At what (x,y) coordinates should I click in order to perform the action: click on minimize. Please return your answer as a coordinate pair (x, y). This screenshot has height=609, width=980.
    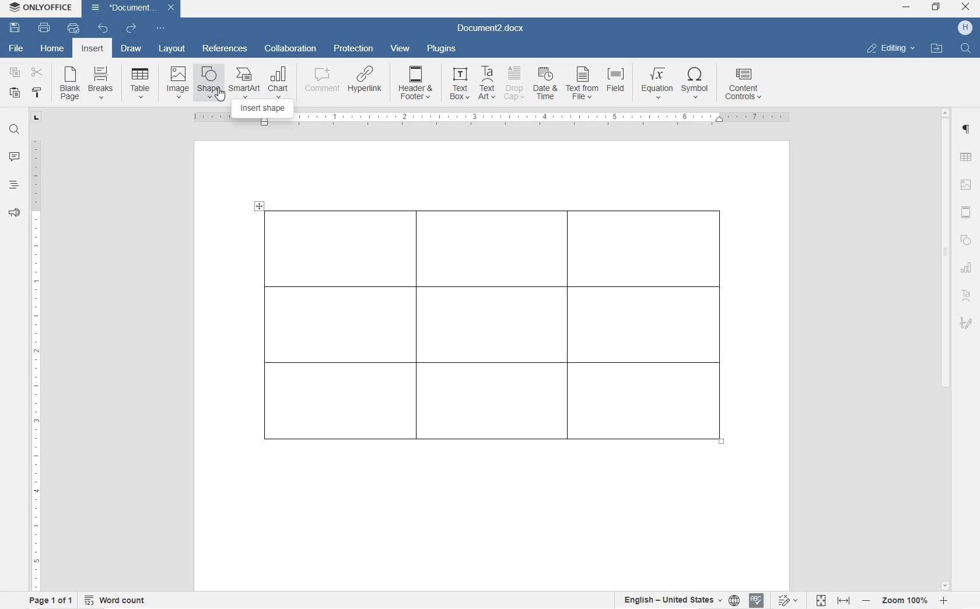
    Looking at the image, I should click on (906, 7).